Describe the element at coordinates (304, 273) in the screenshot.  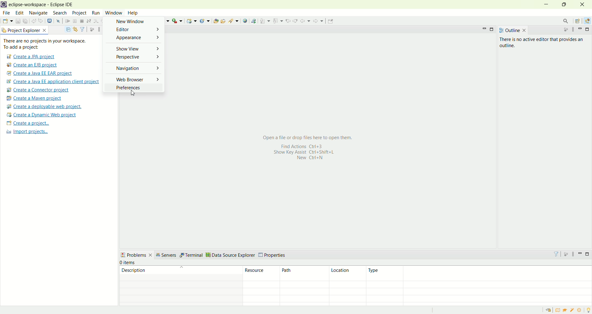
I see `path` at that location.